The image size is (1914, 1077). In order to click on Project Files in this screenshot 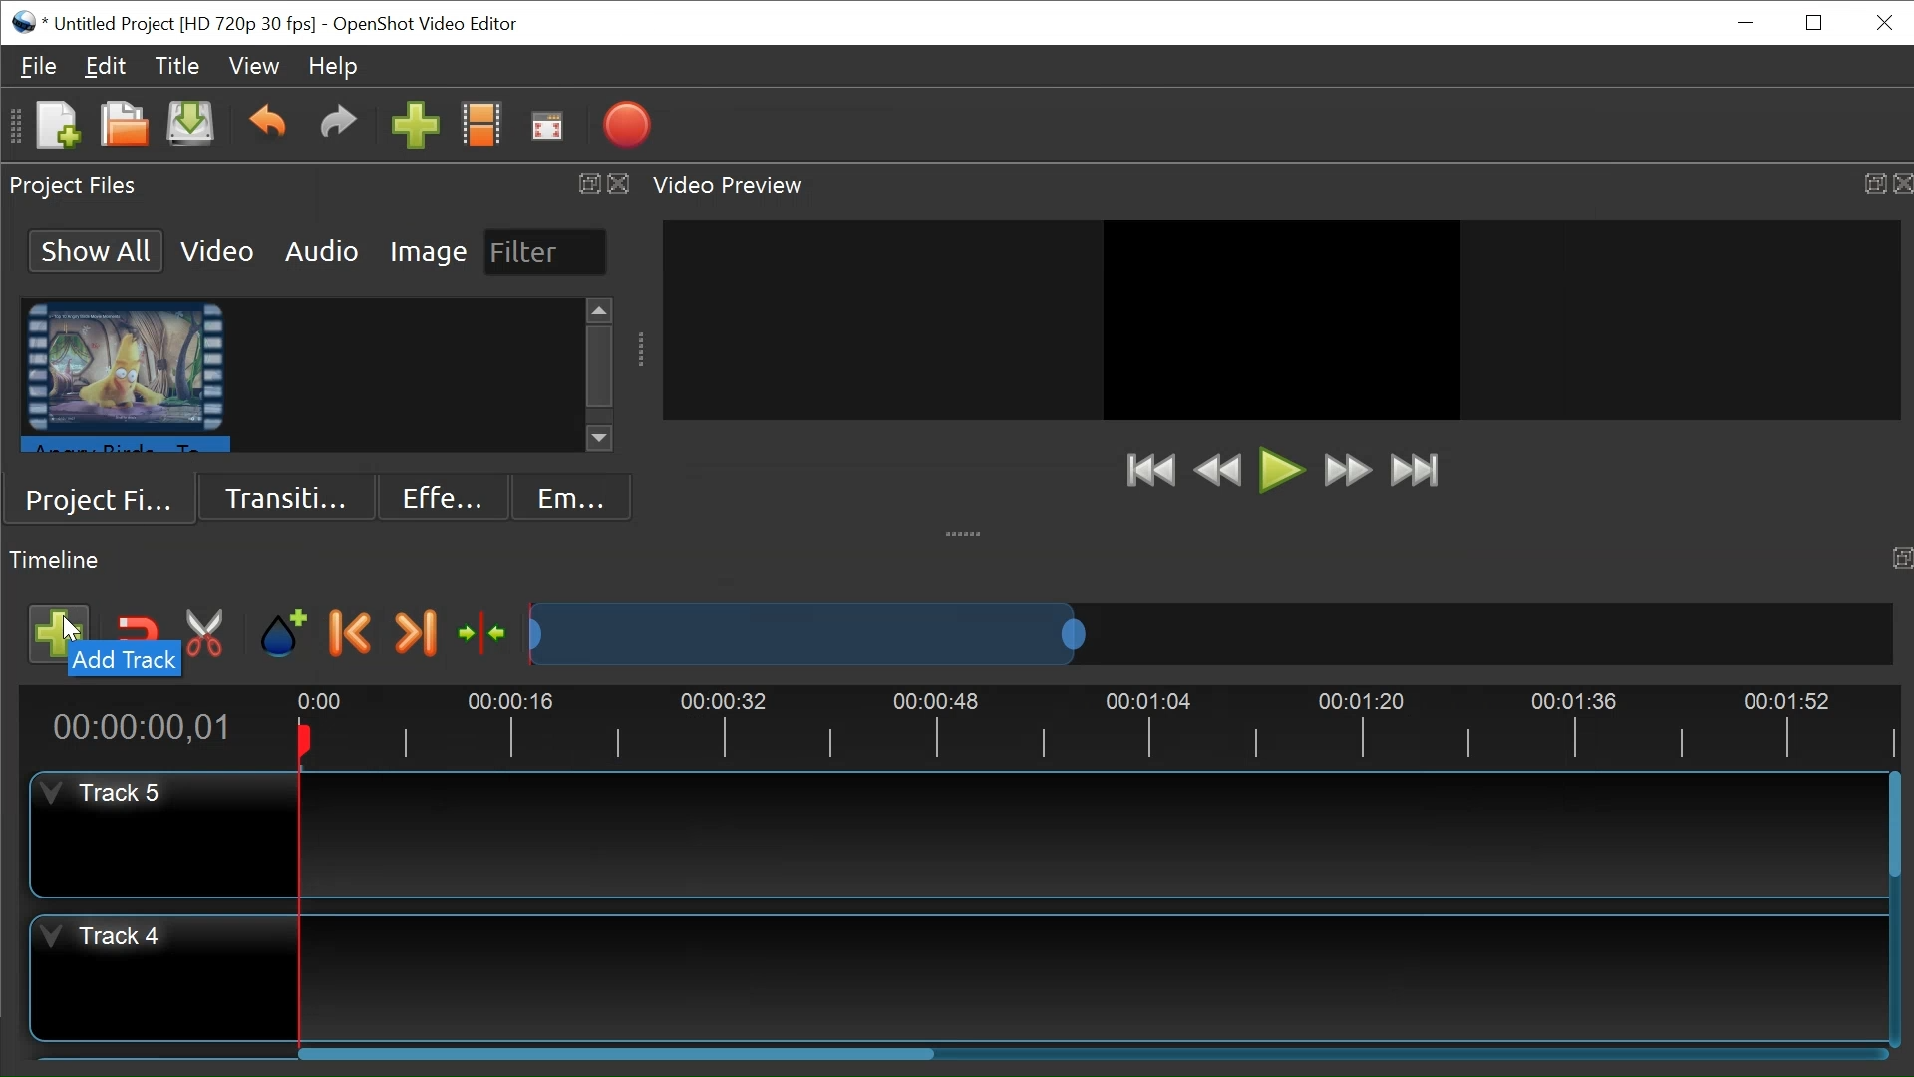, I will do `click(106, 498)`.